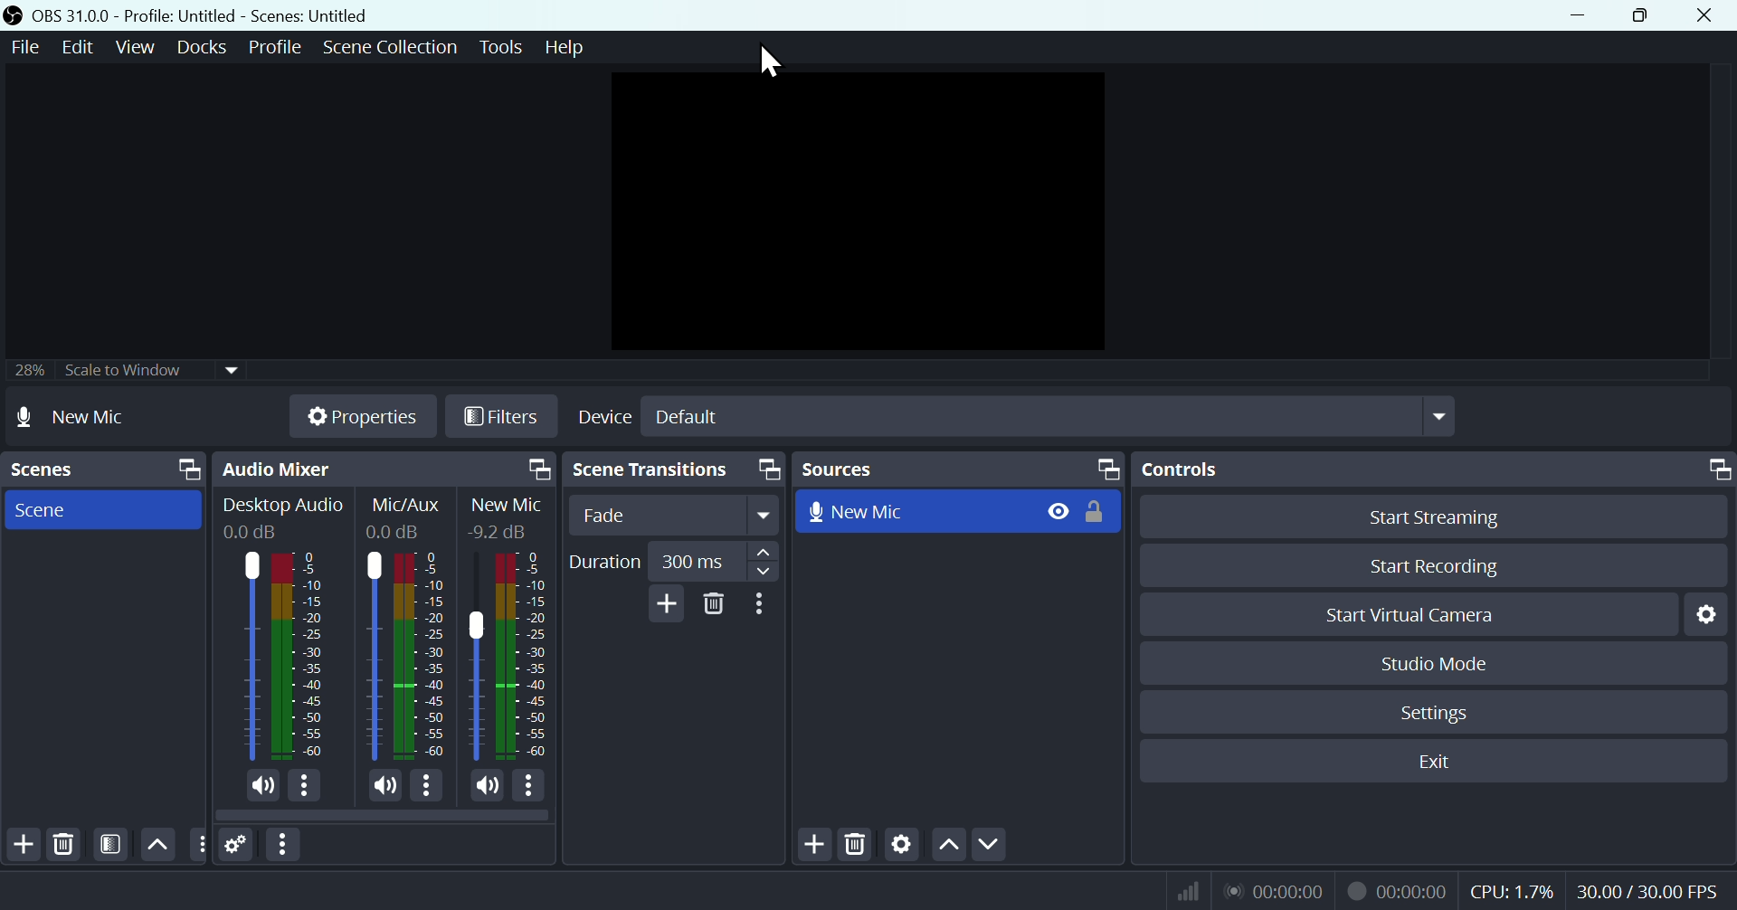 This screenshot has height=910, width=1737. Describe the element at coordinates (474, 657) in the screenshot. I see `Mic` at that location.